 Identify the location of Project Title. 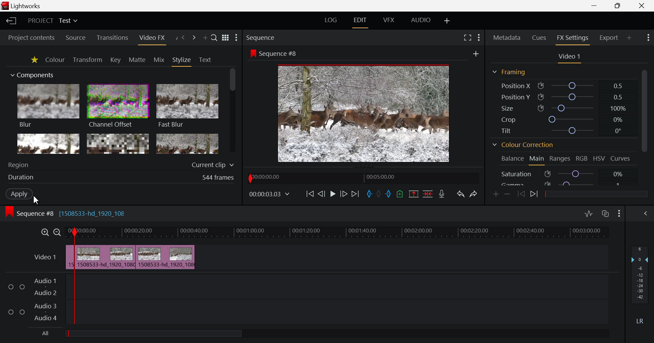
(54, 20).